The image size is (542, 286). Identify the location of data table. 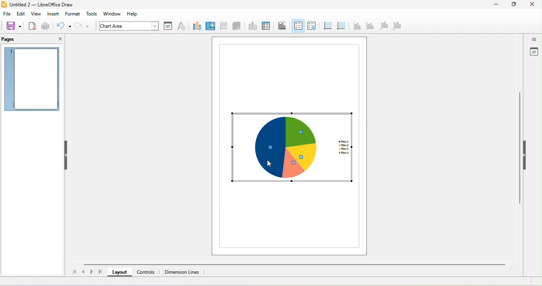
(265, 26).